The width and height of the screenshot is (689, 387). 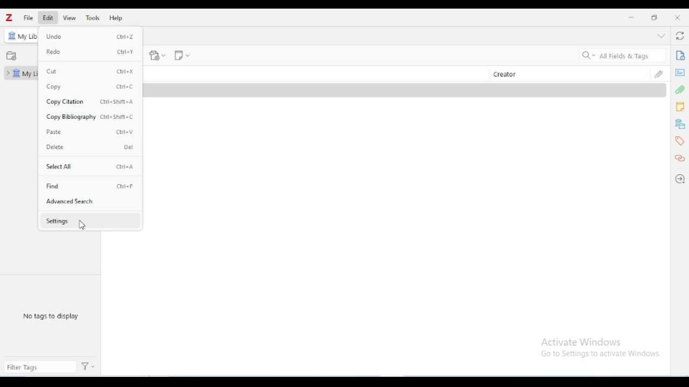 What do you see at coordinates (66, 102) in the screenshot?
I see `copy citation` at bounding box center [66, 102].